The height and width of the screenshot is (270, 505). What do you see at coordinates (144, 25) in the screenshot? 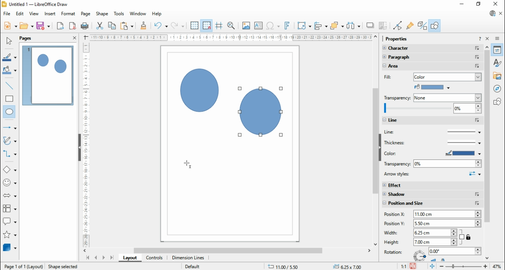
I see `clone formatting` at bounding box center [144, 25].